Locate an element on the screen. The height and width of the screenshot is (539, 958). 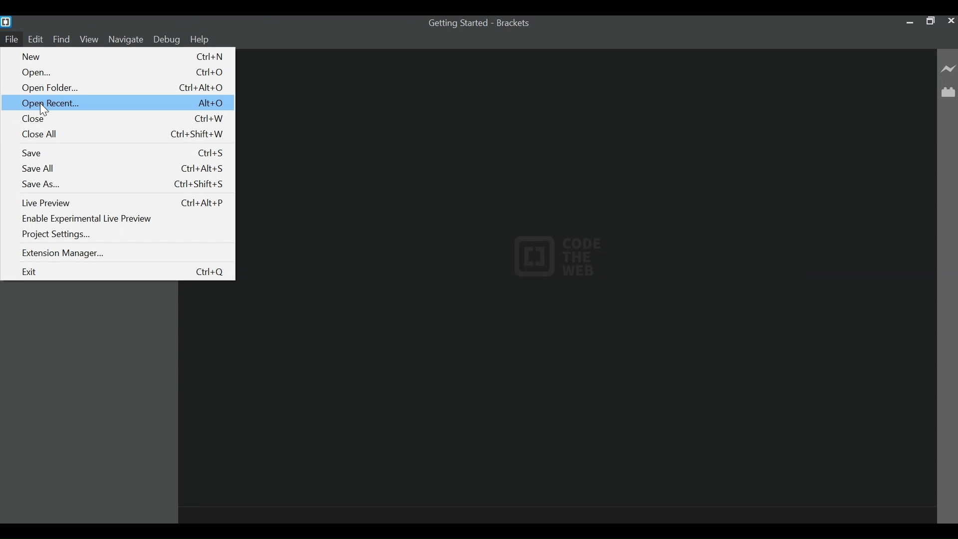
Edit is located at coordinates (35, 39).